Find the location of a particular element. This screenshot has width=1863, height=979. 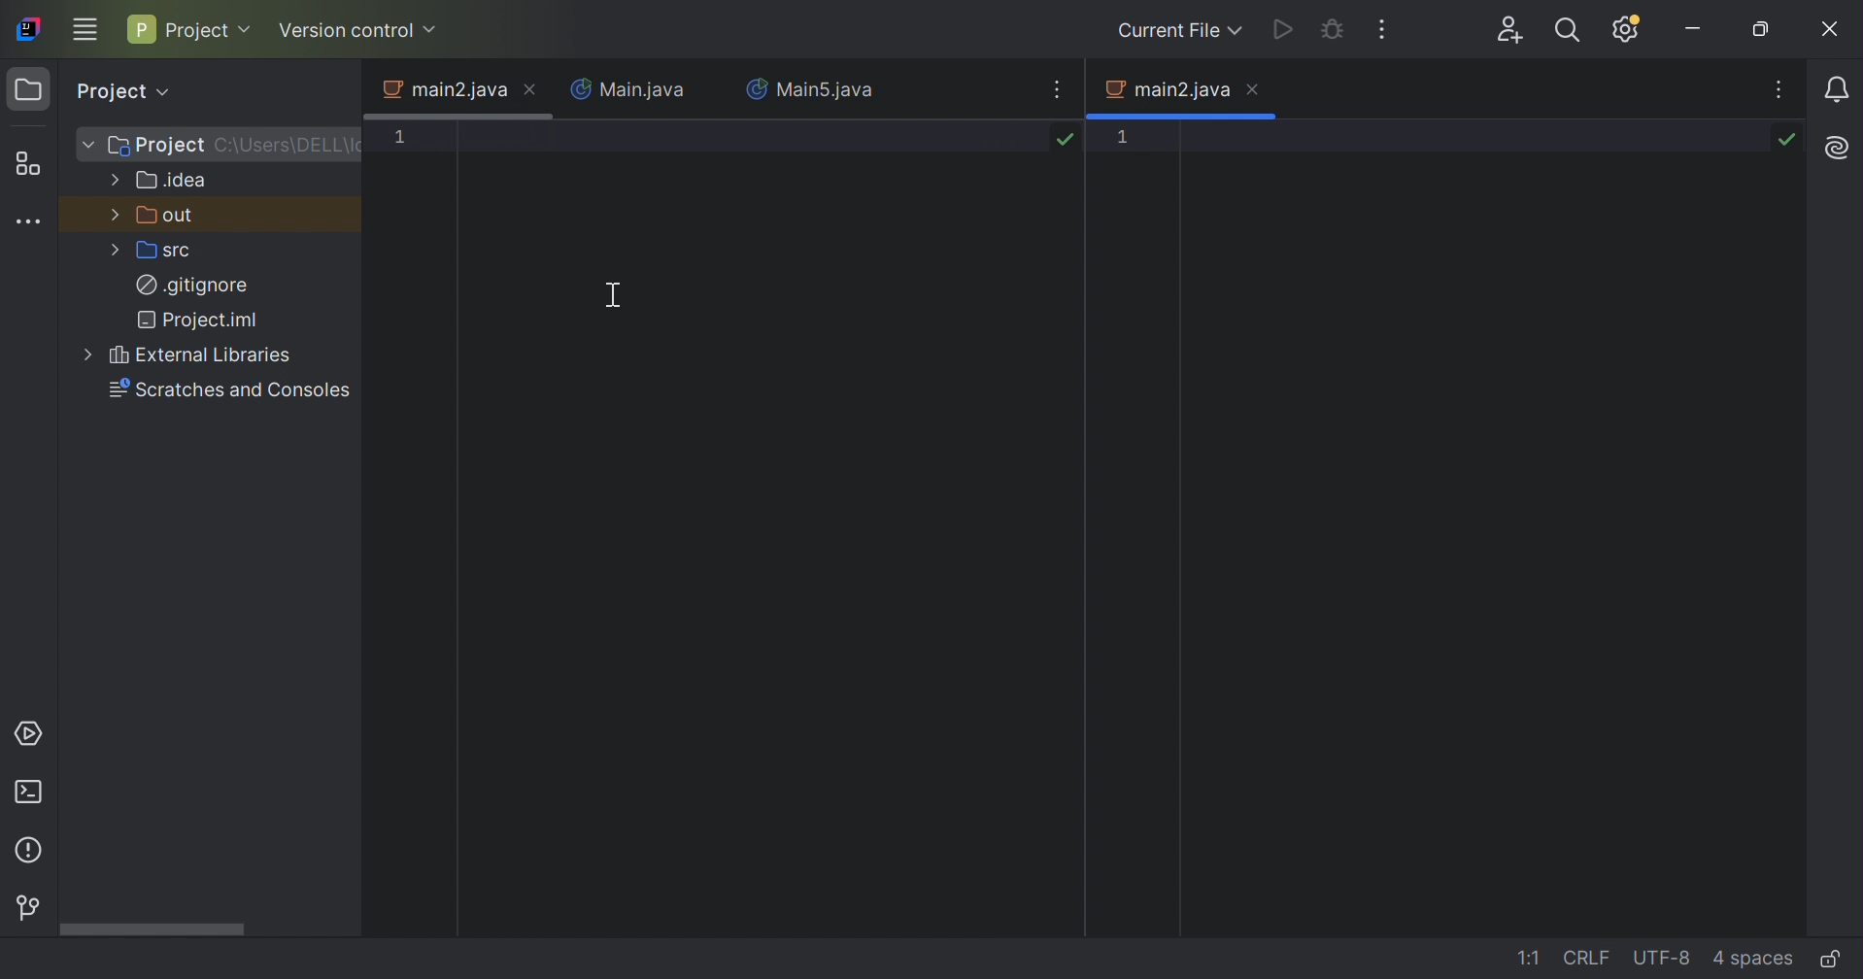

Close is located at coordinates (1826, 31).